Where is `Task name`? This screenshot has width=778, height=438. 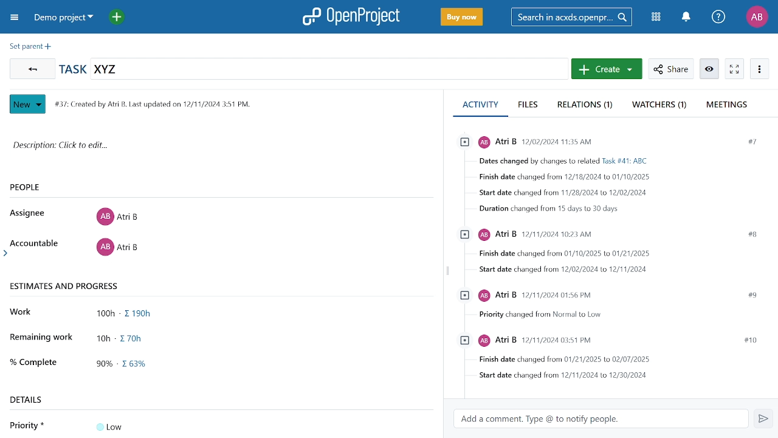
Task name is located at coordinates (101, 71).